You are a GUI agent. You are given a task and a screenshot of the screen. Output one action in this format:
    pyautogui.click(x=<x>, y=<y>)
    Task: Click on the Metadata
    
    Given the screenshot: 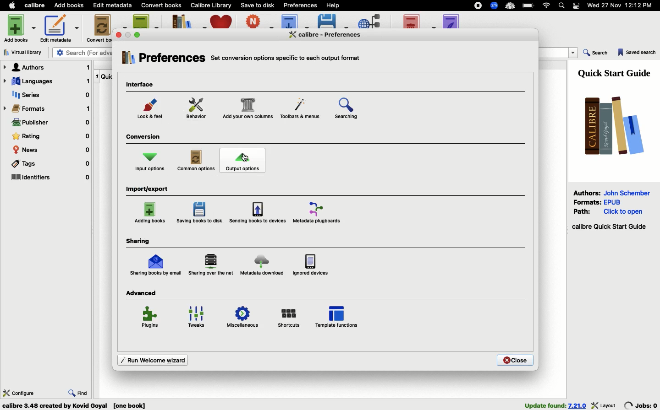 What is the action you would take?
    pyautogui.click(x=319, y=212)
    